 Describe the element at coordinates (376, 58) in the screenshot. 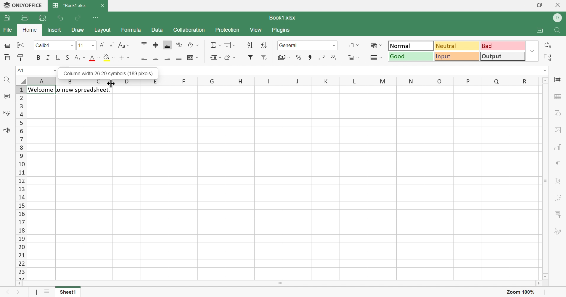

I see `Format as table template` at that location.